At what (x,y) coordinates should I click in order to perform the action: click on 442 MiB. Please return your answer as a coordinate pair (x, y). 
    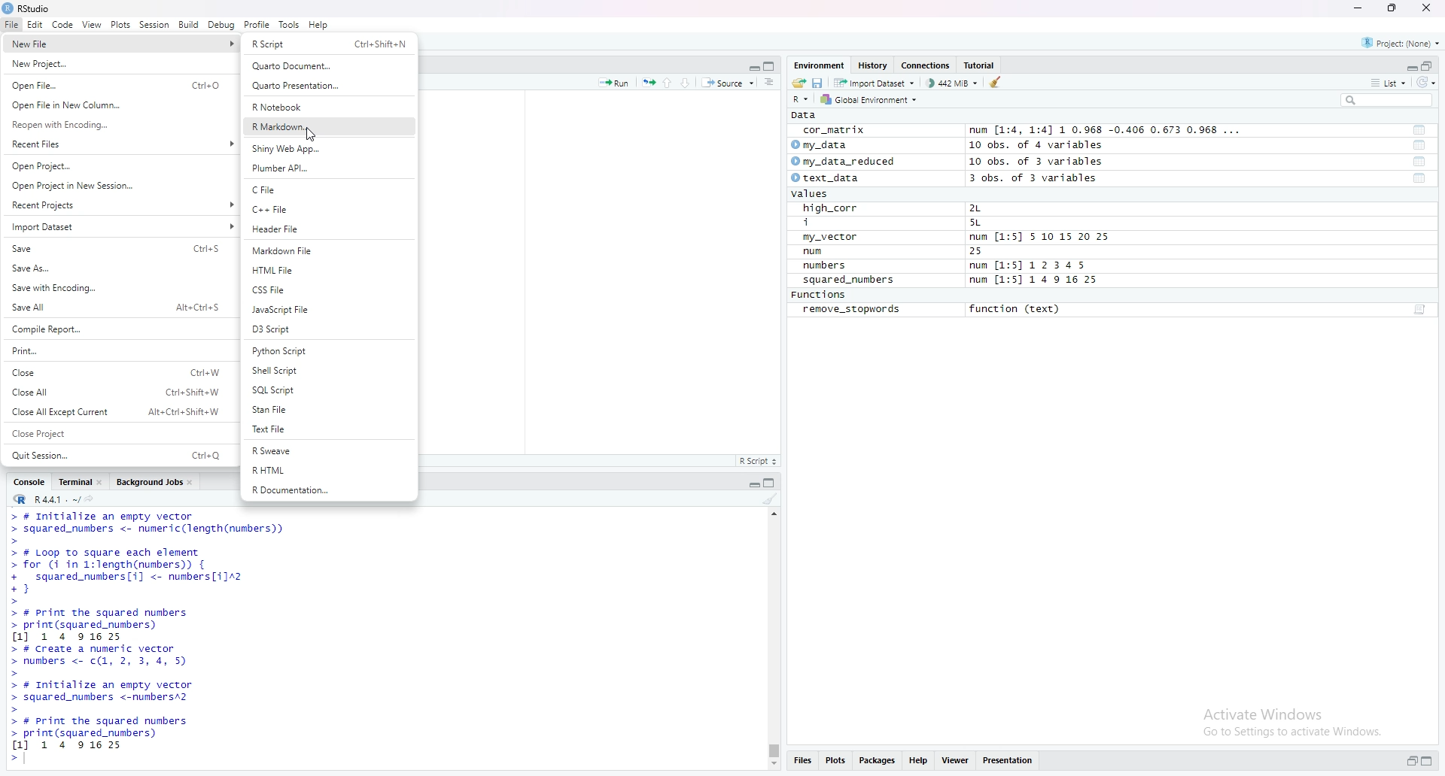
    Looking at the image, I should click on (955, 83).